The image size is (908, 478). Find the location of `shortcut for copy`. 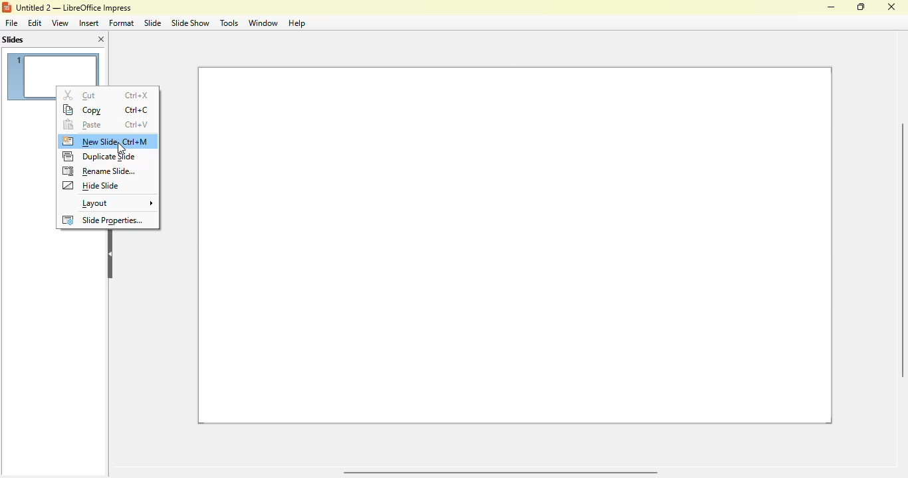

shortcut for copy is located at coordinates (136, 110).